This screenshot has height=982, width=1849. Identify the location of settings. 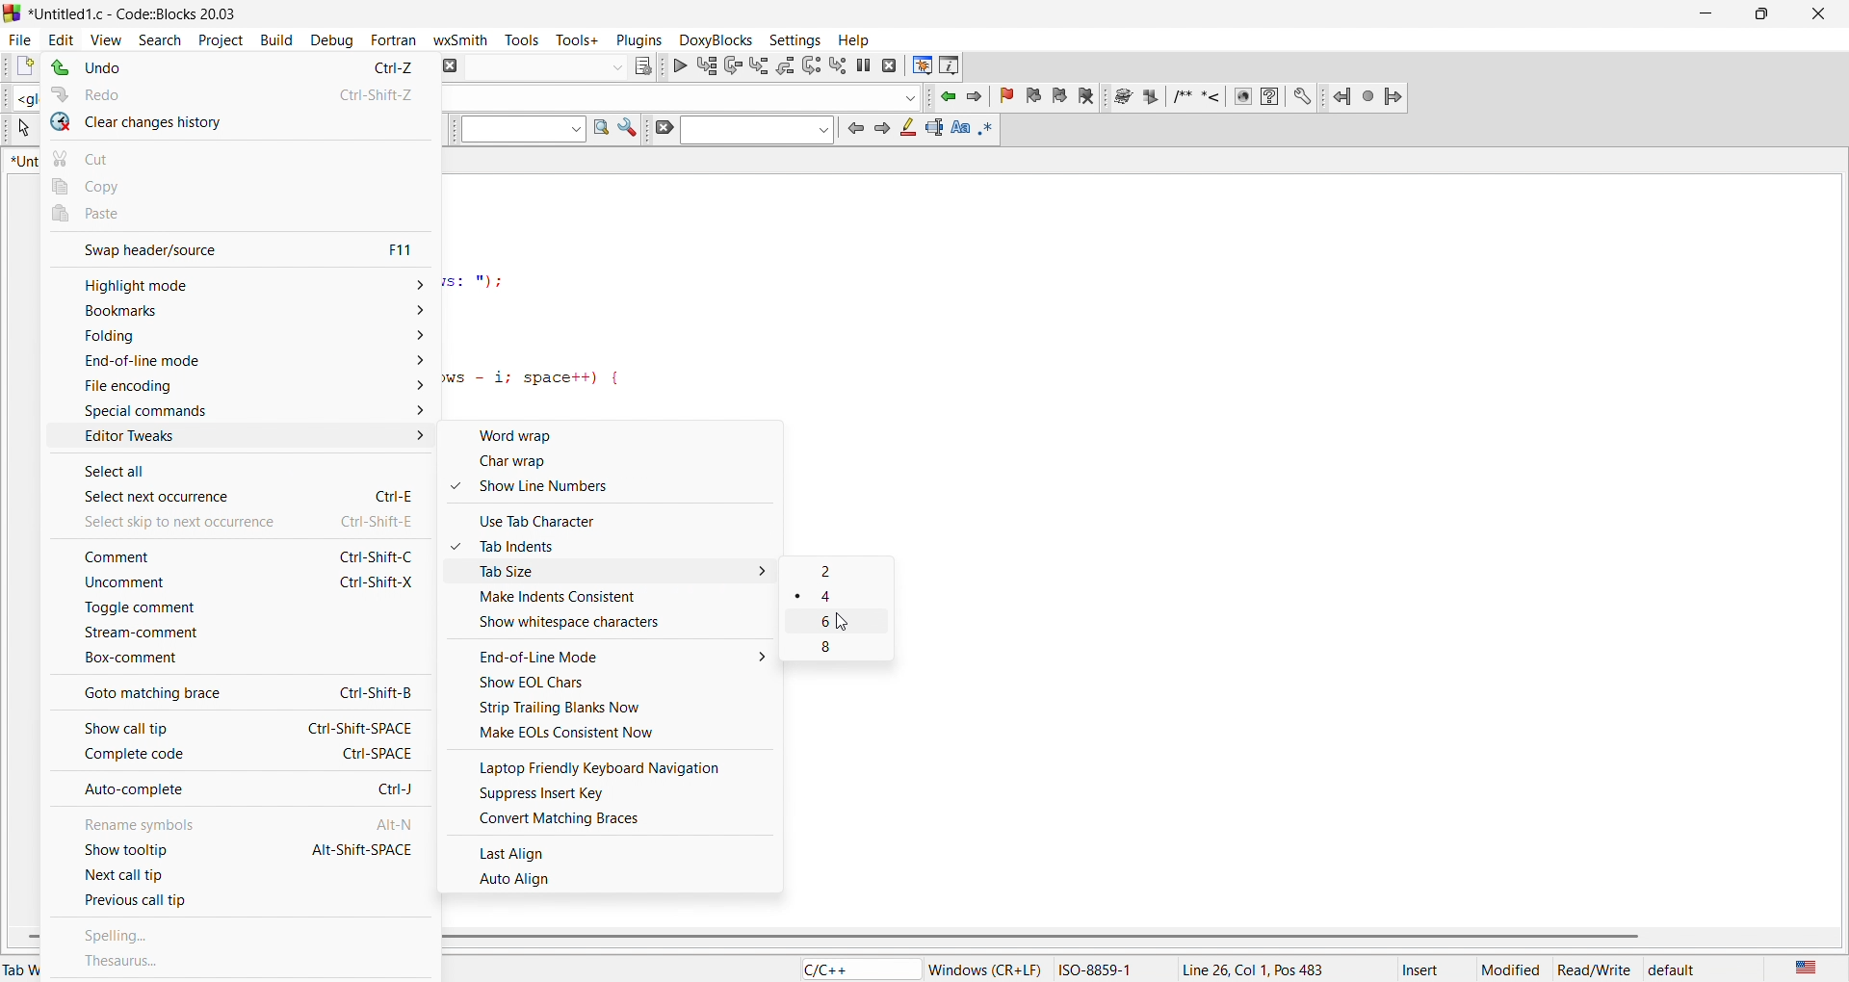
(794, 36).